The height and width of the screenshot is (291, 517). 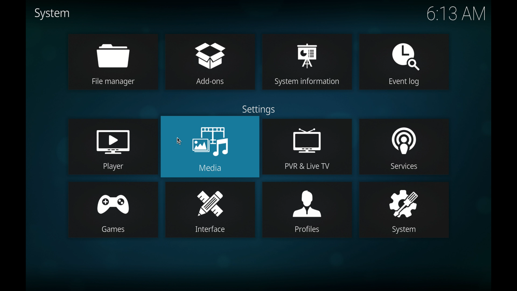 What do you see at coordinates (307, 209) in the screenshot?
I see `profiles` at bounding box center [307, 209].